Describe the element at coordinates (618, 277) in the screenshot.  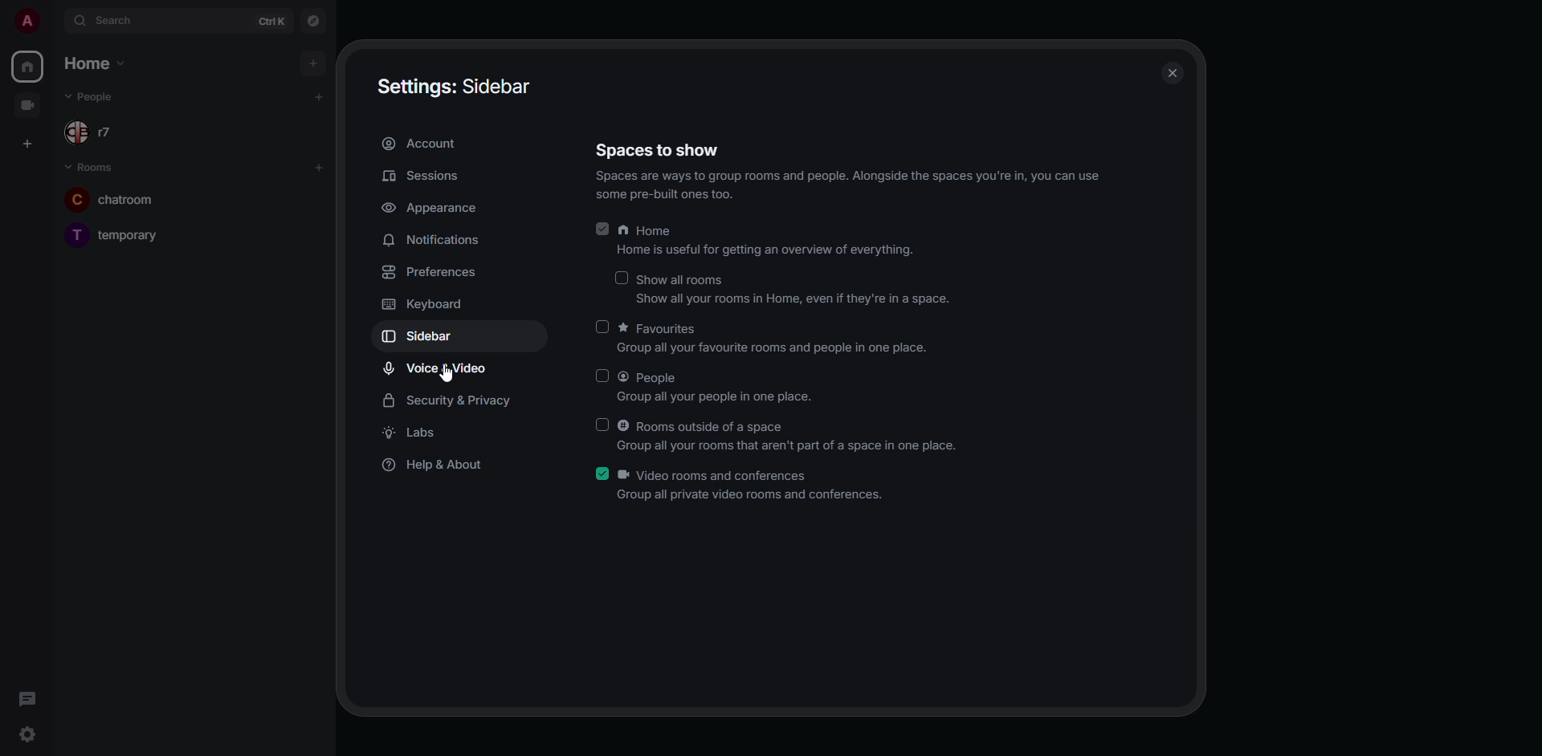
I see `click to enable` at that location.